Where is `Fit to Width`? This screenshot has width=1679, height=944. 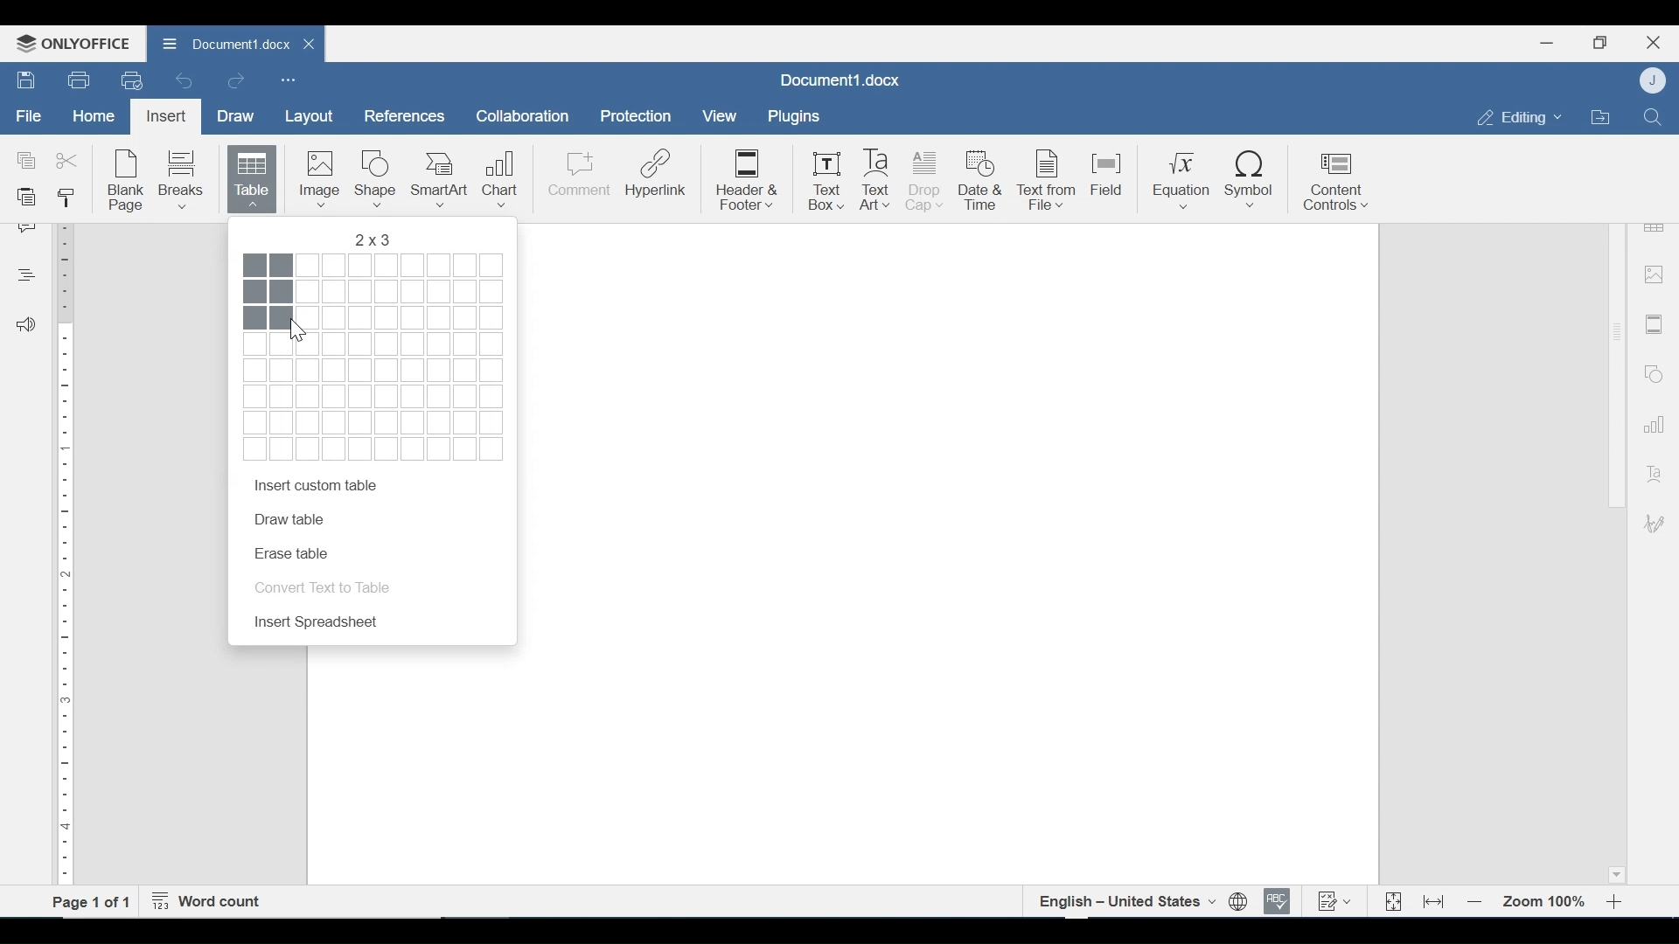 Fit to Width is located at coordinates (1435, 900).